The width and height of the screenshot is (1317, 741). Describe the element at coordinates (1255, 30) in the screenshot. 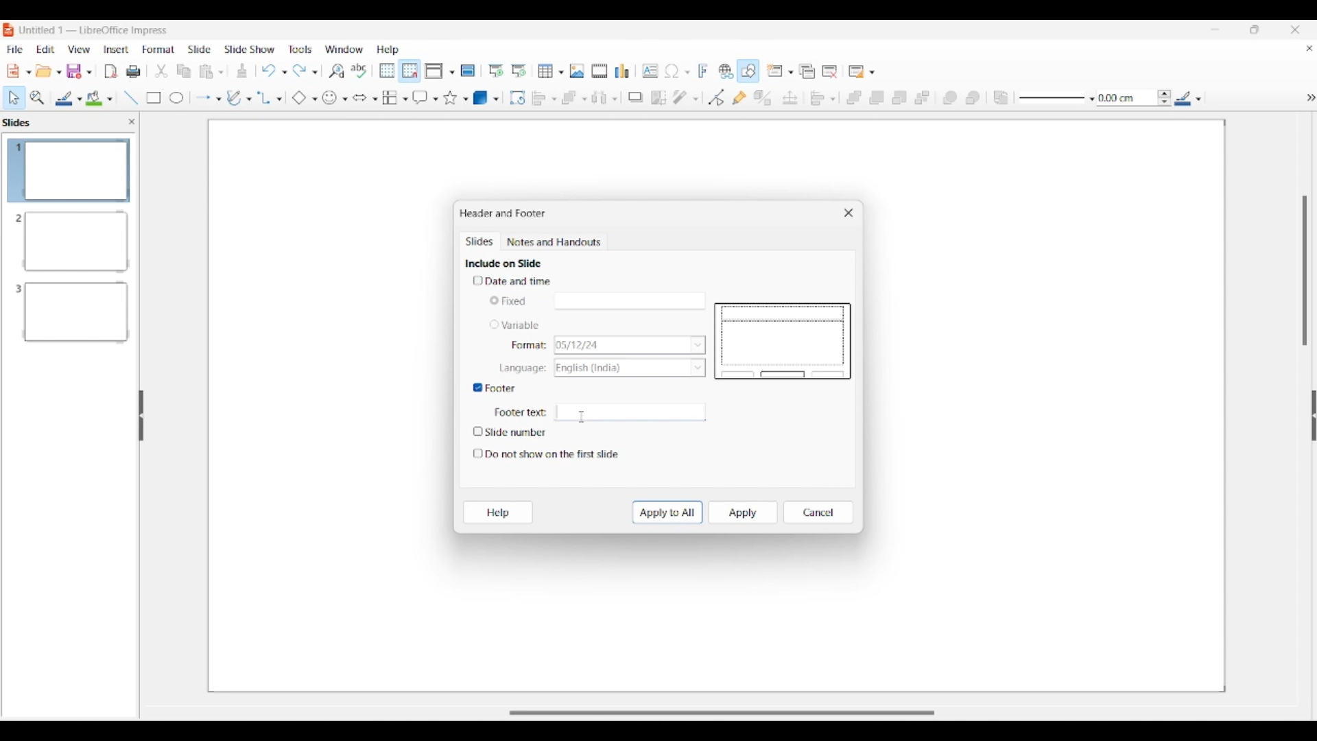

I see `Show in smaller tab` at that location.